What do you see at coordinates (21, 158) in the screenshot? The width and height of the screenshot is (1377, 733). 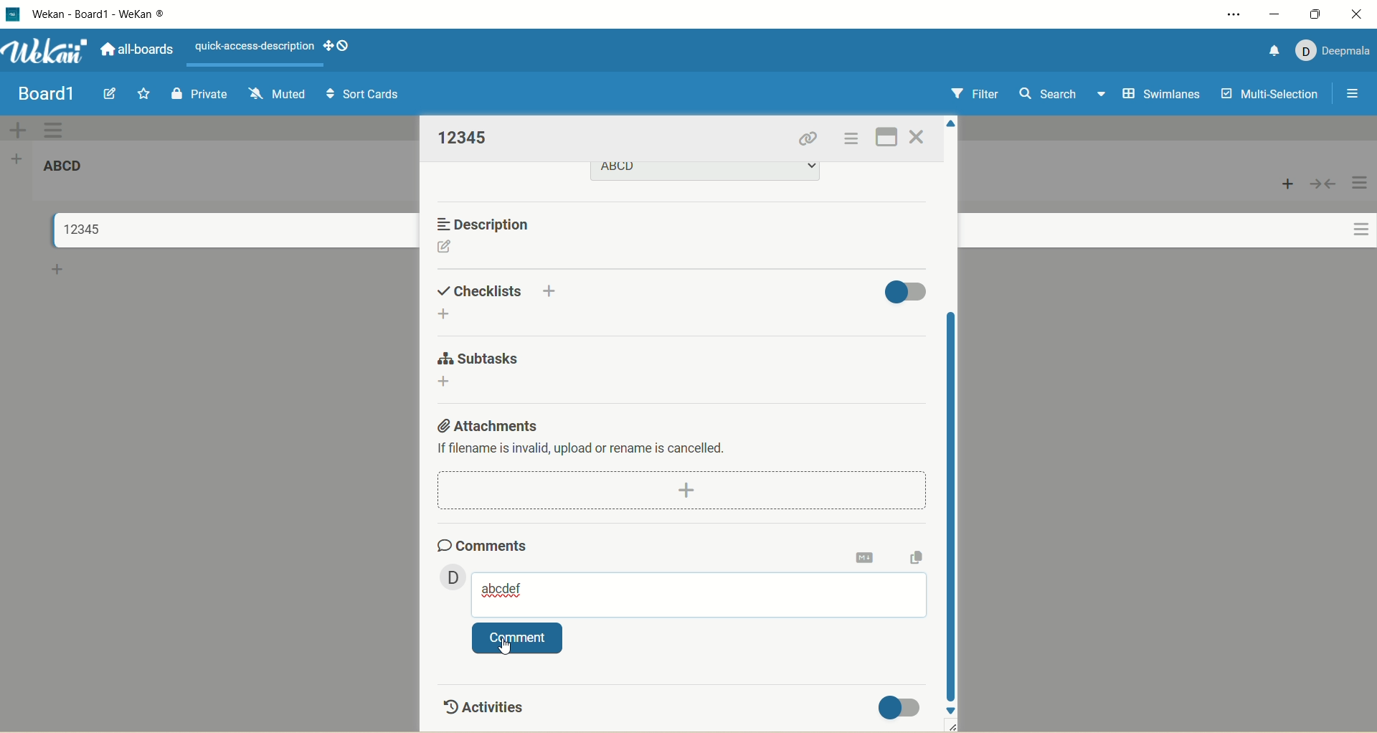 I see `add list` at bounding box center [21, 158].